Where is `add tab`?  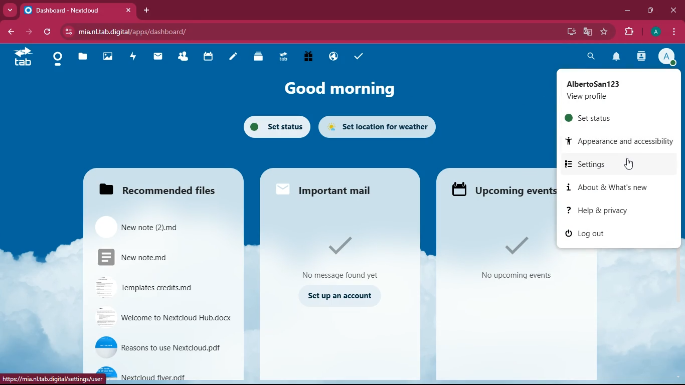 add tab is located at coordinates (147, 10).